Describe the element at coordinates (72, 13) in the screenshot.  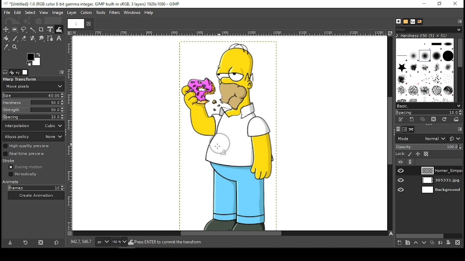
I see `layer` at that location.